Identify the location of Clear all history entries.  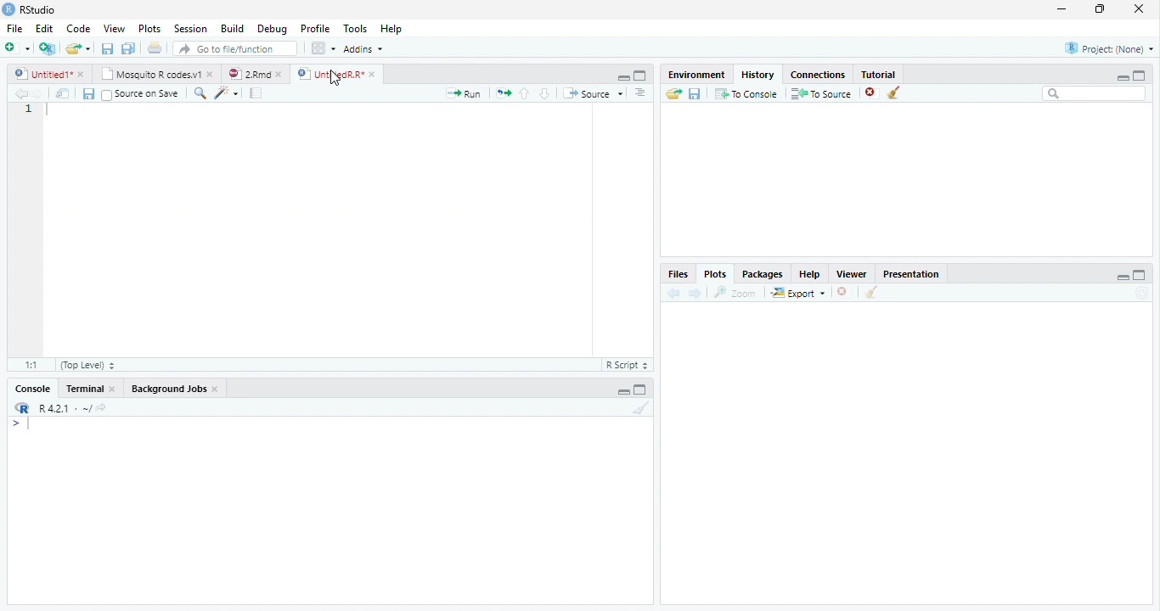
(893, 92).